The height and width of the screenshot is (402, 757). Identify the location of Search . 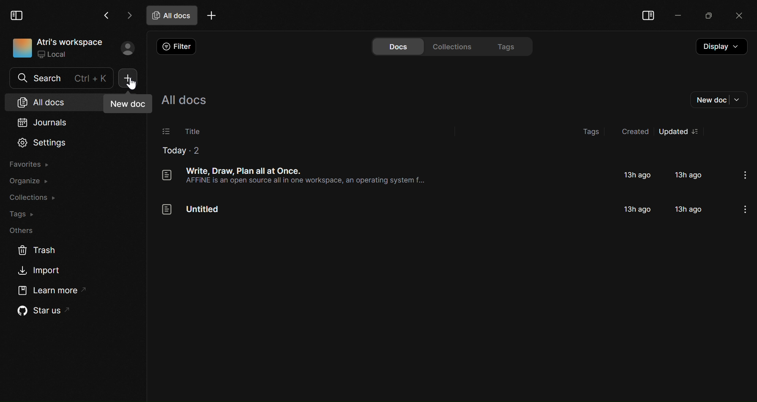
(62, 78).